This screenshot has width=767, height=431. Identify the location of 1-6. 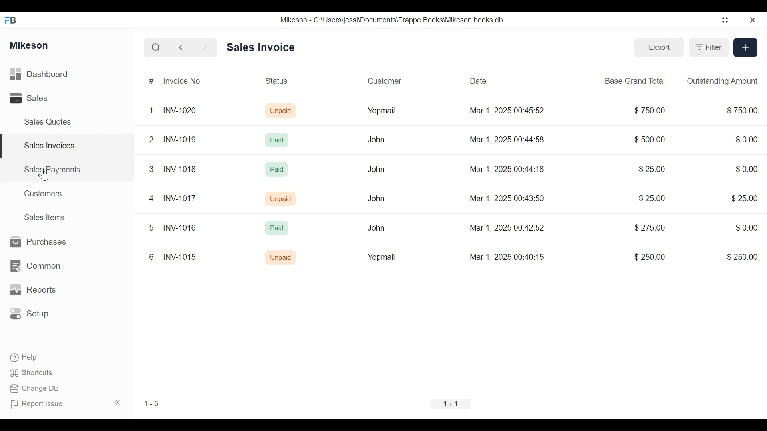
(152, 403).